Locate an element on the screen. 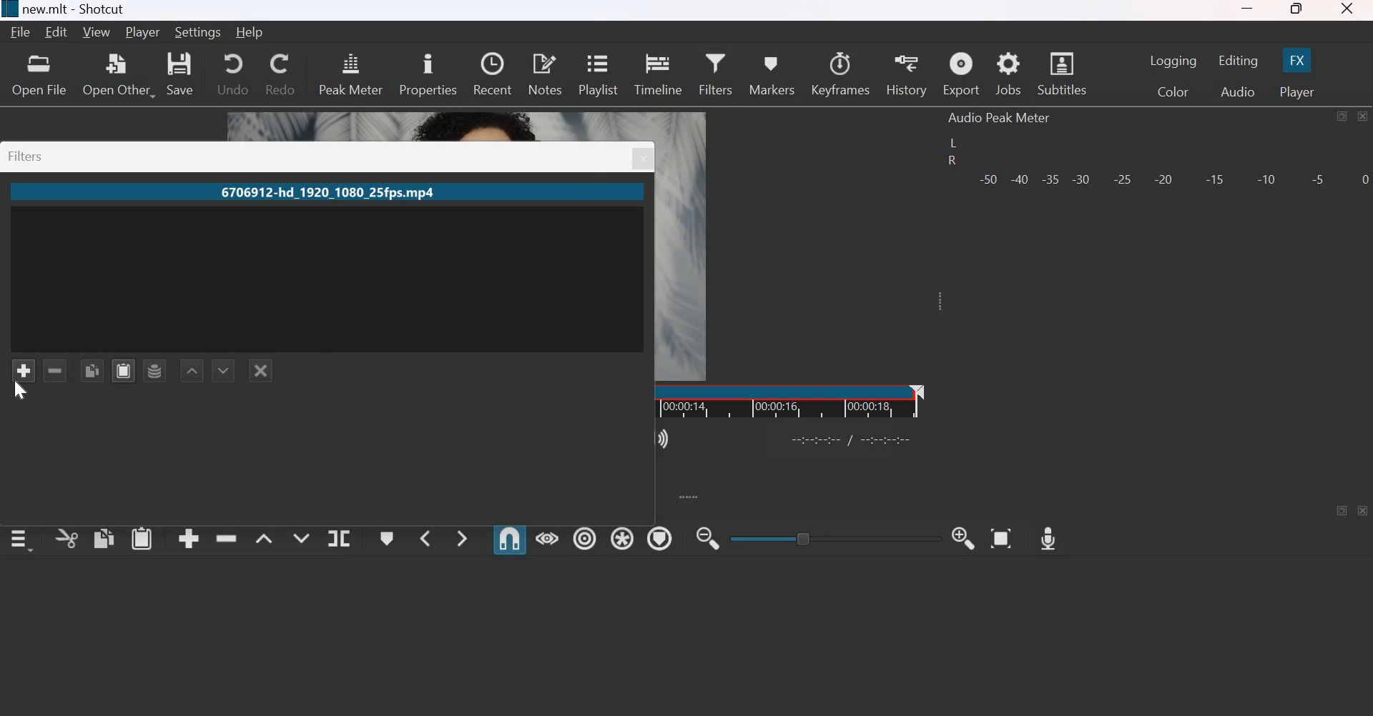 This screenshot has width=1373, height=716. Volume meter is located at coordinates (1172, 177).